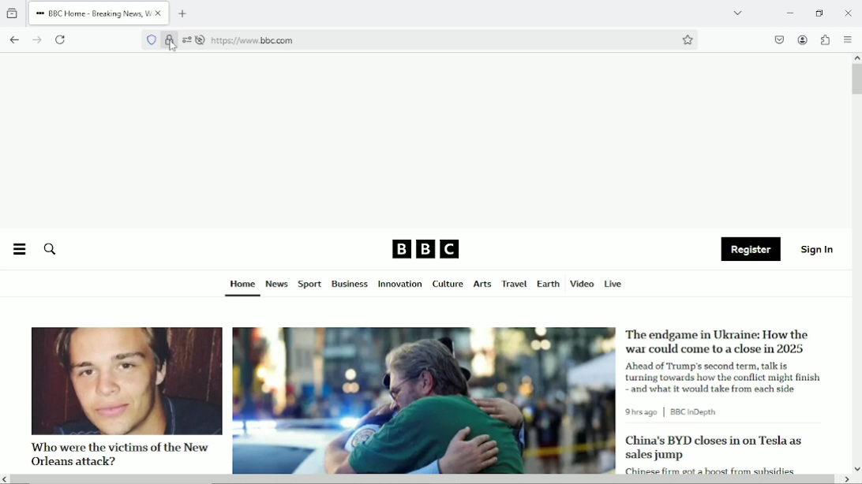  What do you see at coordinates (789, 13) in the screenshot?
I see `Minimize` at bounding box center [789, 13].